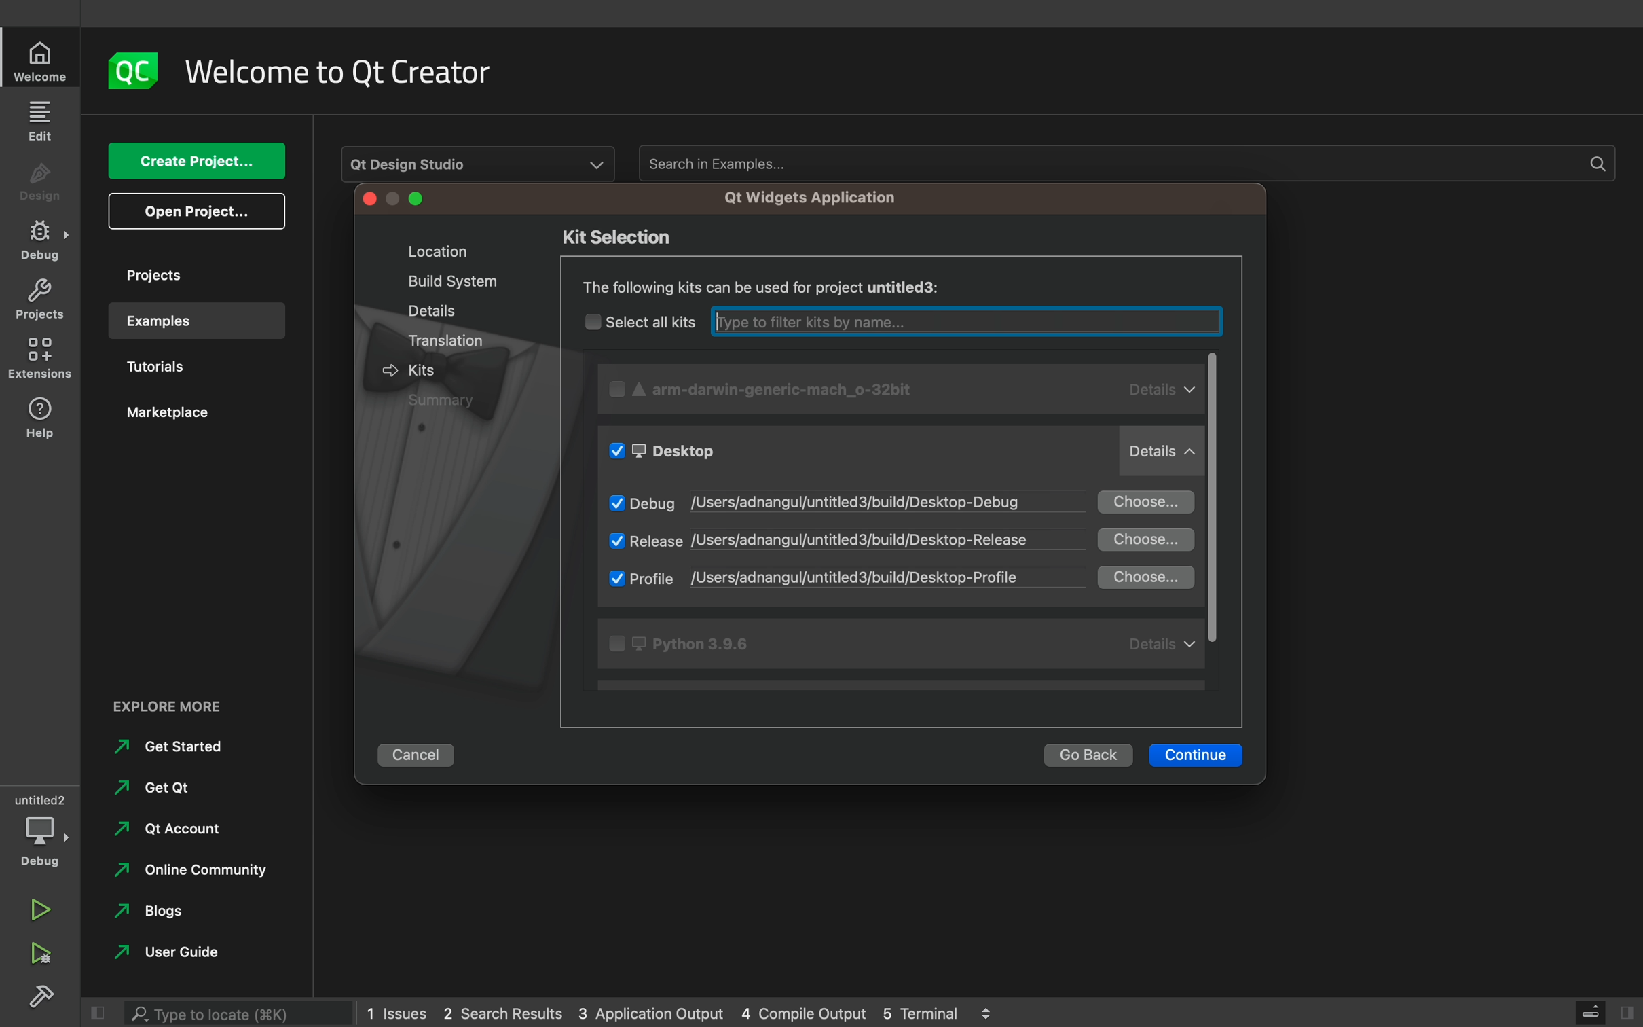 This screenshot has width=1643, height=1027. Describe the element at coordinates (396, 200) in the screenshot. I see `window control` at that location.